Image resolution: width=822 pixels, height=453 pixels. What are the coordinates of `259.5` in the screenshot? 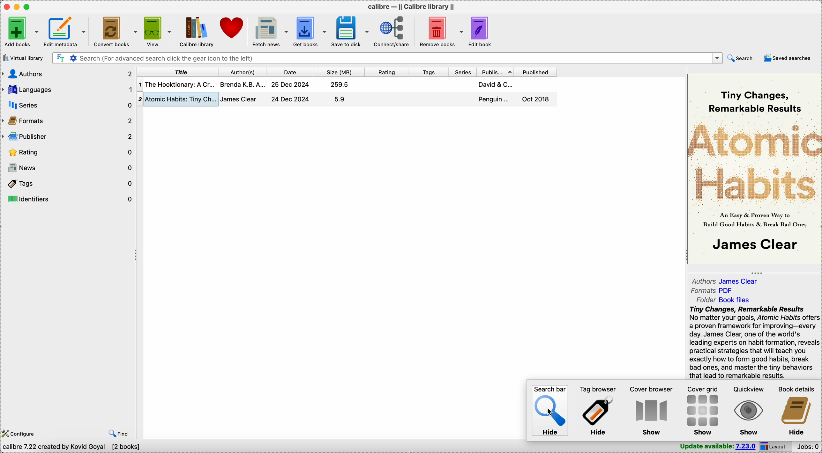 It's located at (340, 84).